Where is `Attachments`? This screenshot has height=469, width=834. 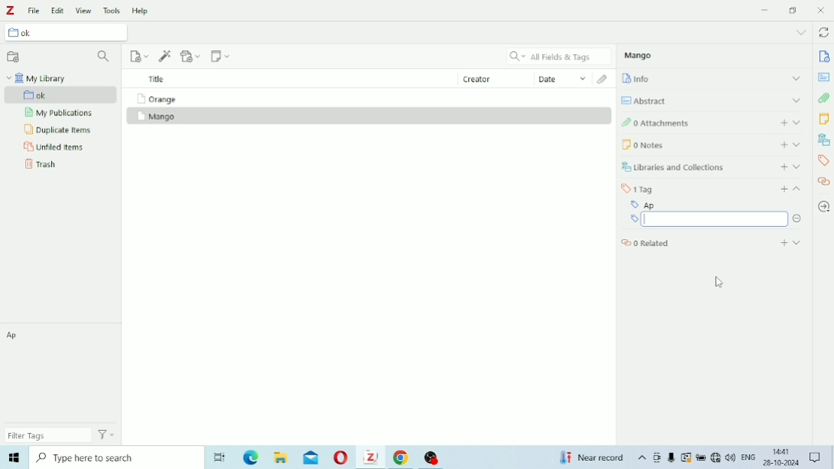
Attachments is located at coordinates (712, 121).